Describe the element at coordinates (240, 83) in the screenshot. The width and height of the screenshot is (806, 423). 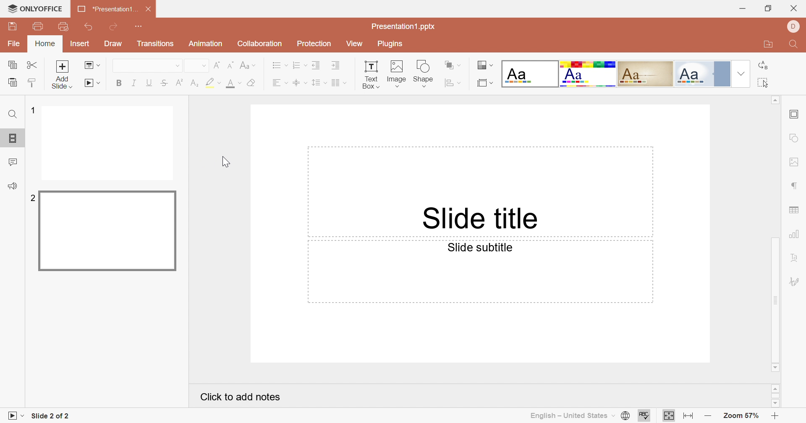
I see `Drop Down` at that location.